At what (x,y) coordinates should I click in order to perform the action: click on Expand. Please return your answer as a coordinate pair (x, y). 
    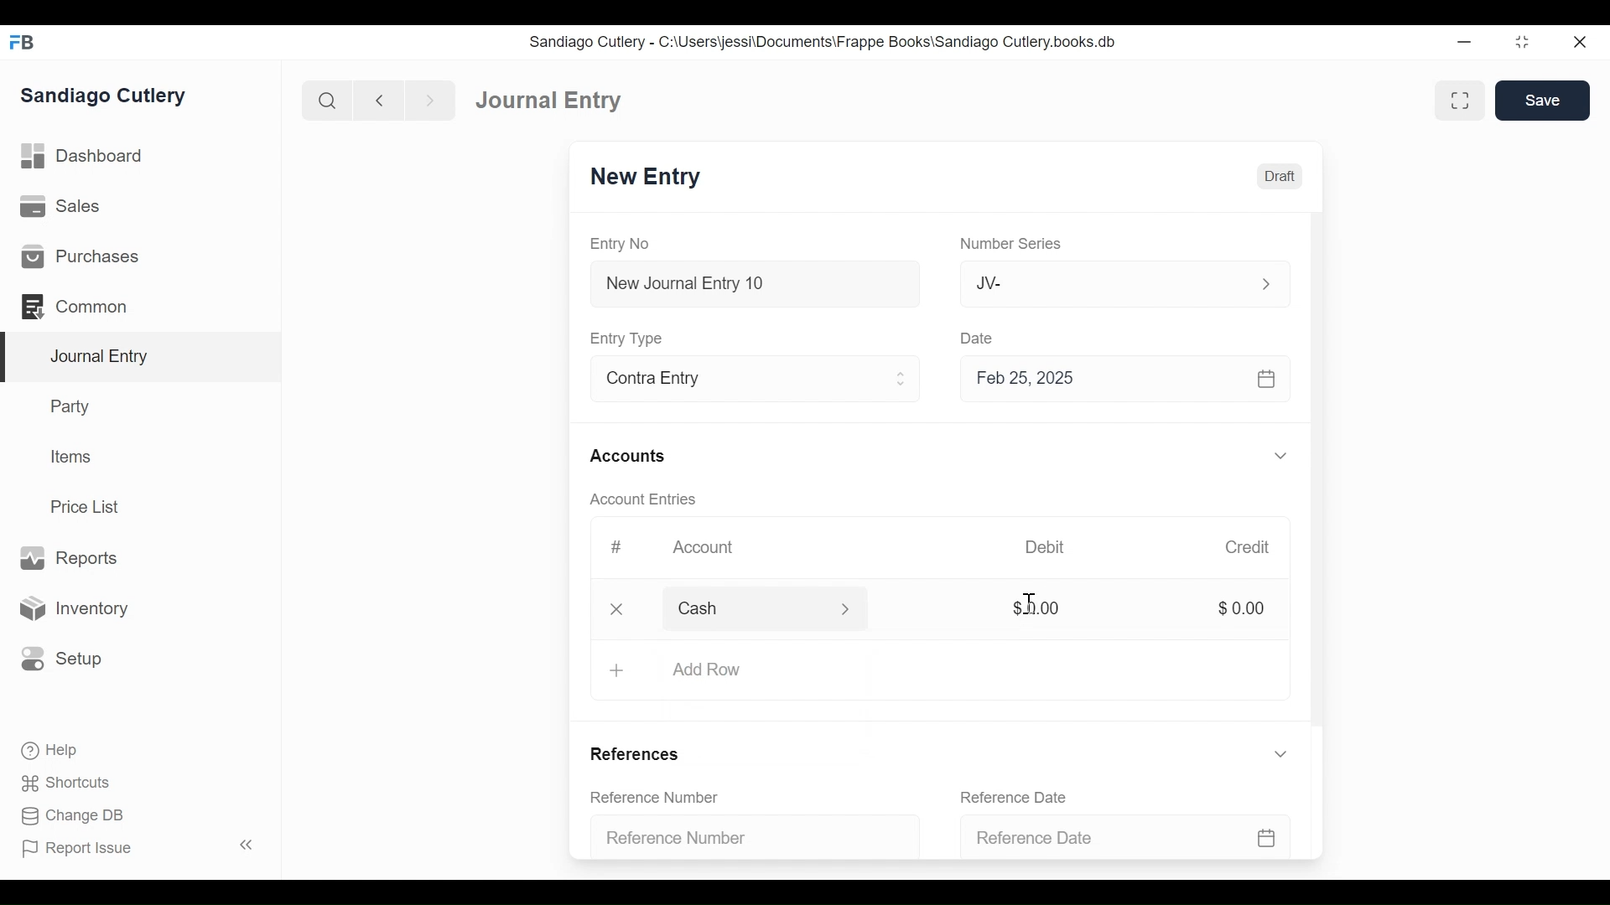
    Looking at the image, I should click on (1283, 757).